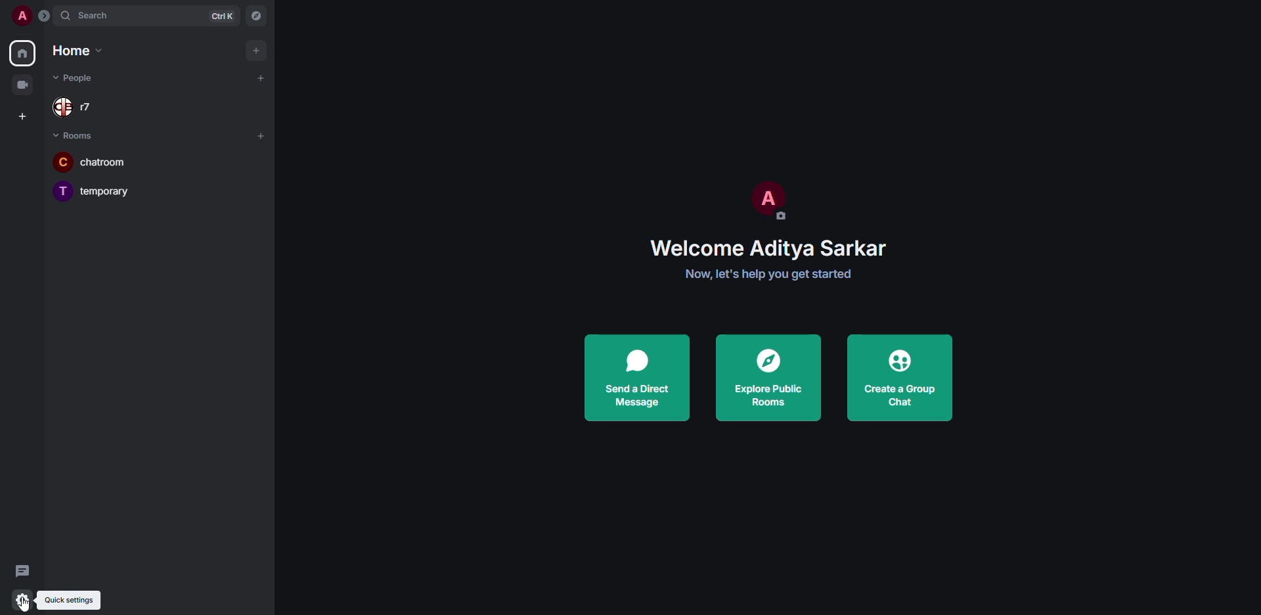 This screenshot has width=1261, height=615. What do you see at coordinates (898, 380) in the screenshot?
I see `create a group chat` at bounding box center [898, 380].